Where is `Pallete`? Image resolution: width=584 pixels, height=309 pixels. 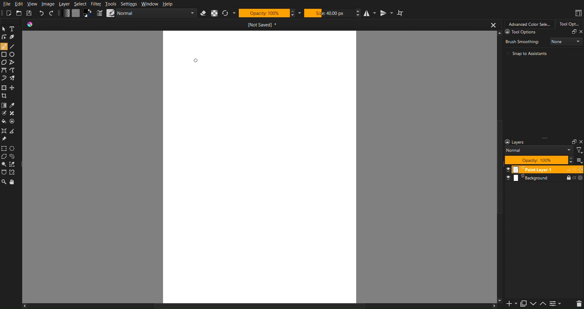
Pallete is located at coordinates (13, 121).